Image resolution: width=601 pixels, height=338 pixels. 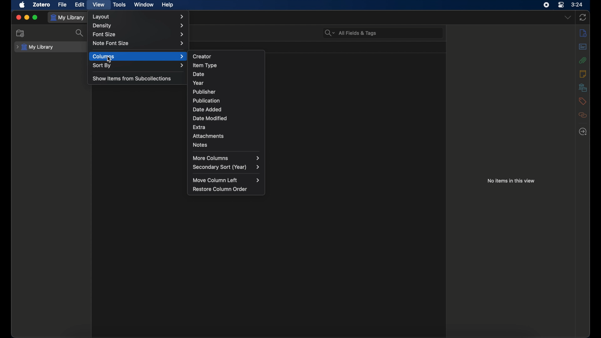 I want to click on no items in this view, so click(x=511, y=180).